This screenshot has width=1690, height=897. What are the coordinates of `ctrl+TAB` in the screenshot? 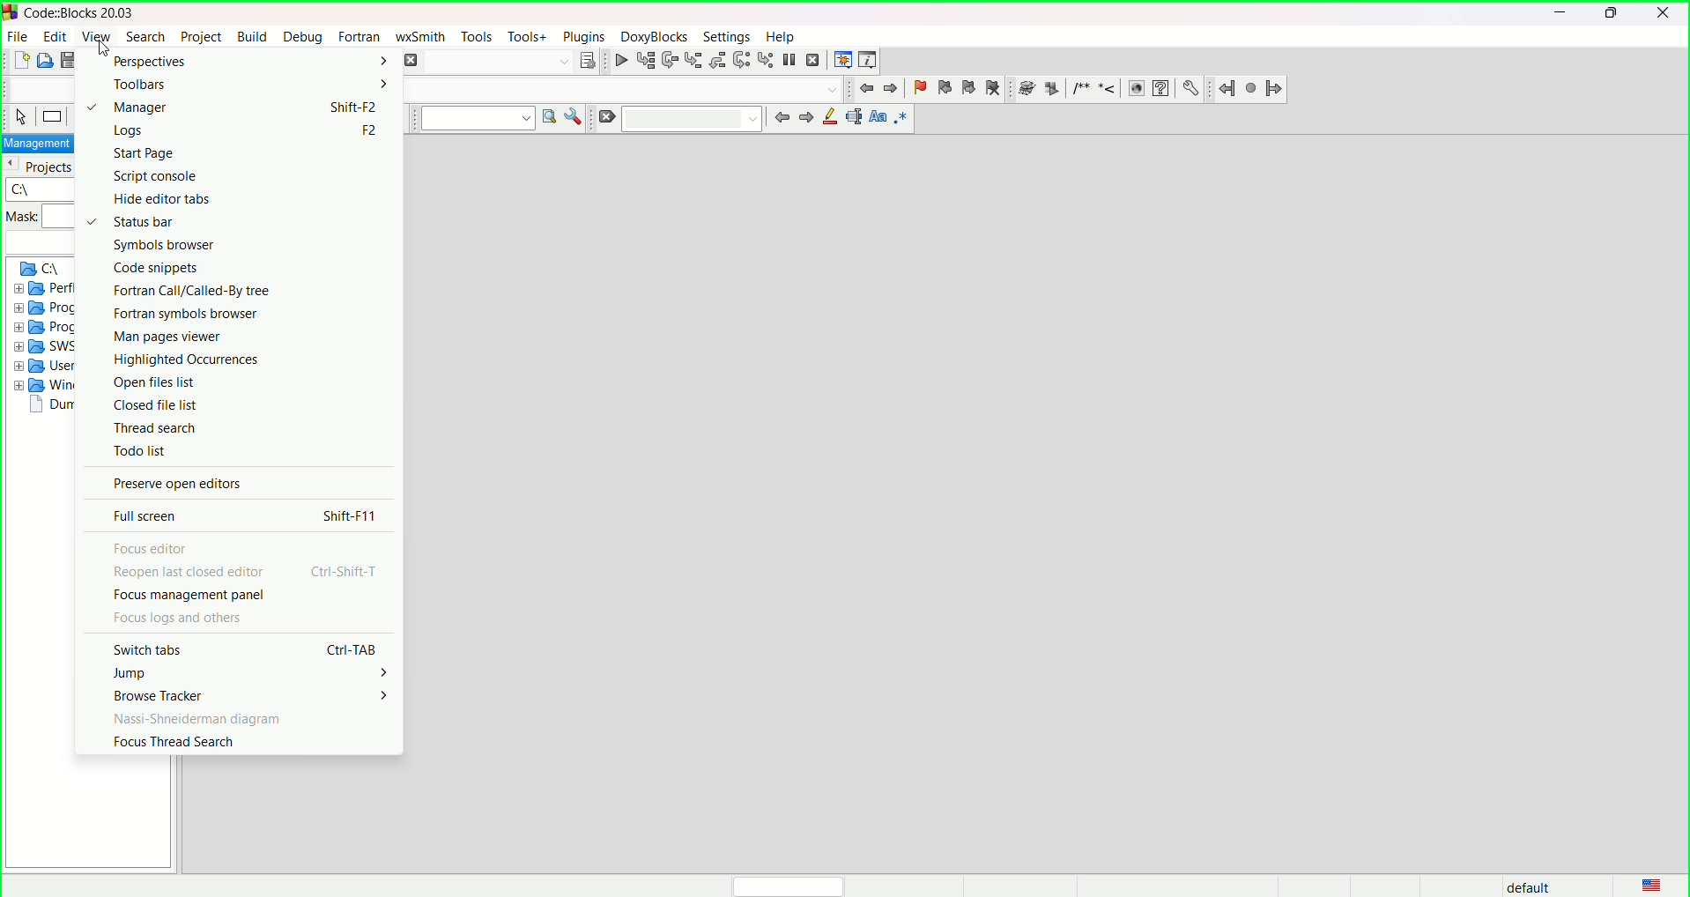 It's located at (349, 649).